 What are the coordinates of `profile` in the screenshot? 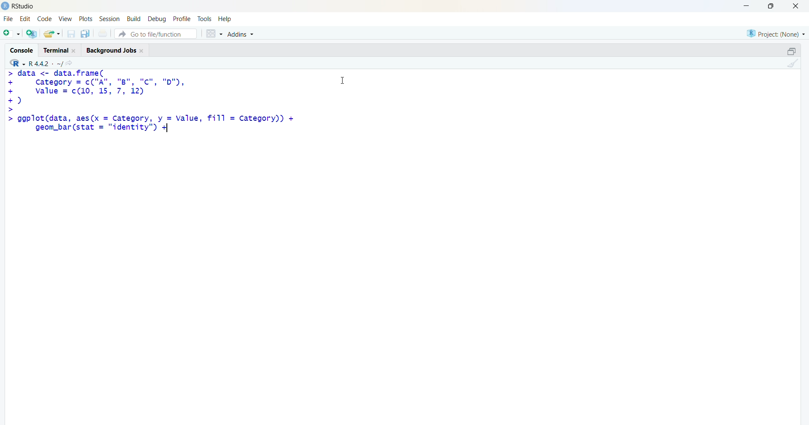 It's located at (181, 19).